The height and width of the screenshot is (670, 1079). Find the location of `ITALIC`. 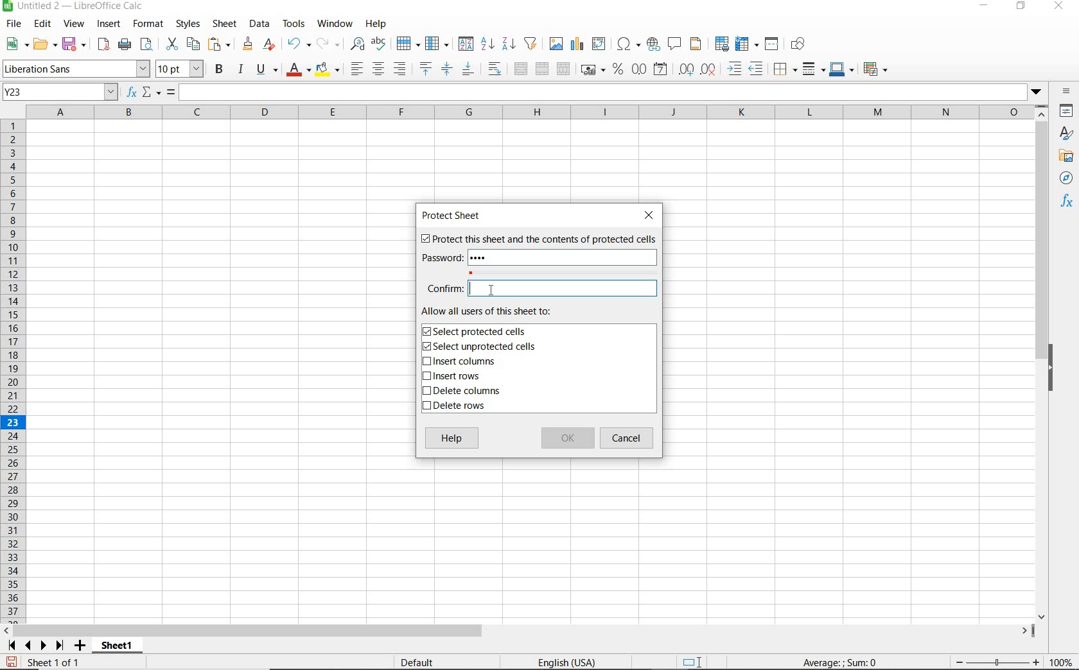

ITALIC is located at coordinates (241, 71).